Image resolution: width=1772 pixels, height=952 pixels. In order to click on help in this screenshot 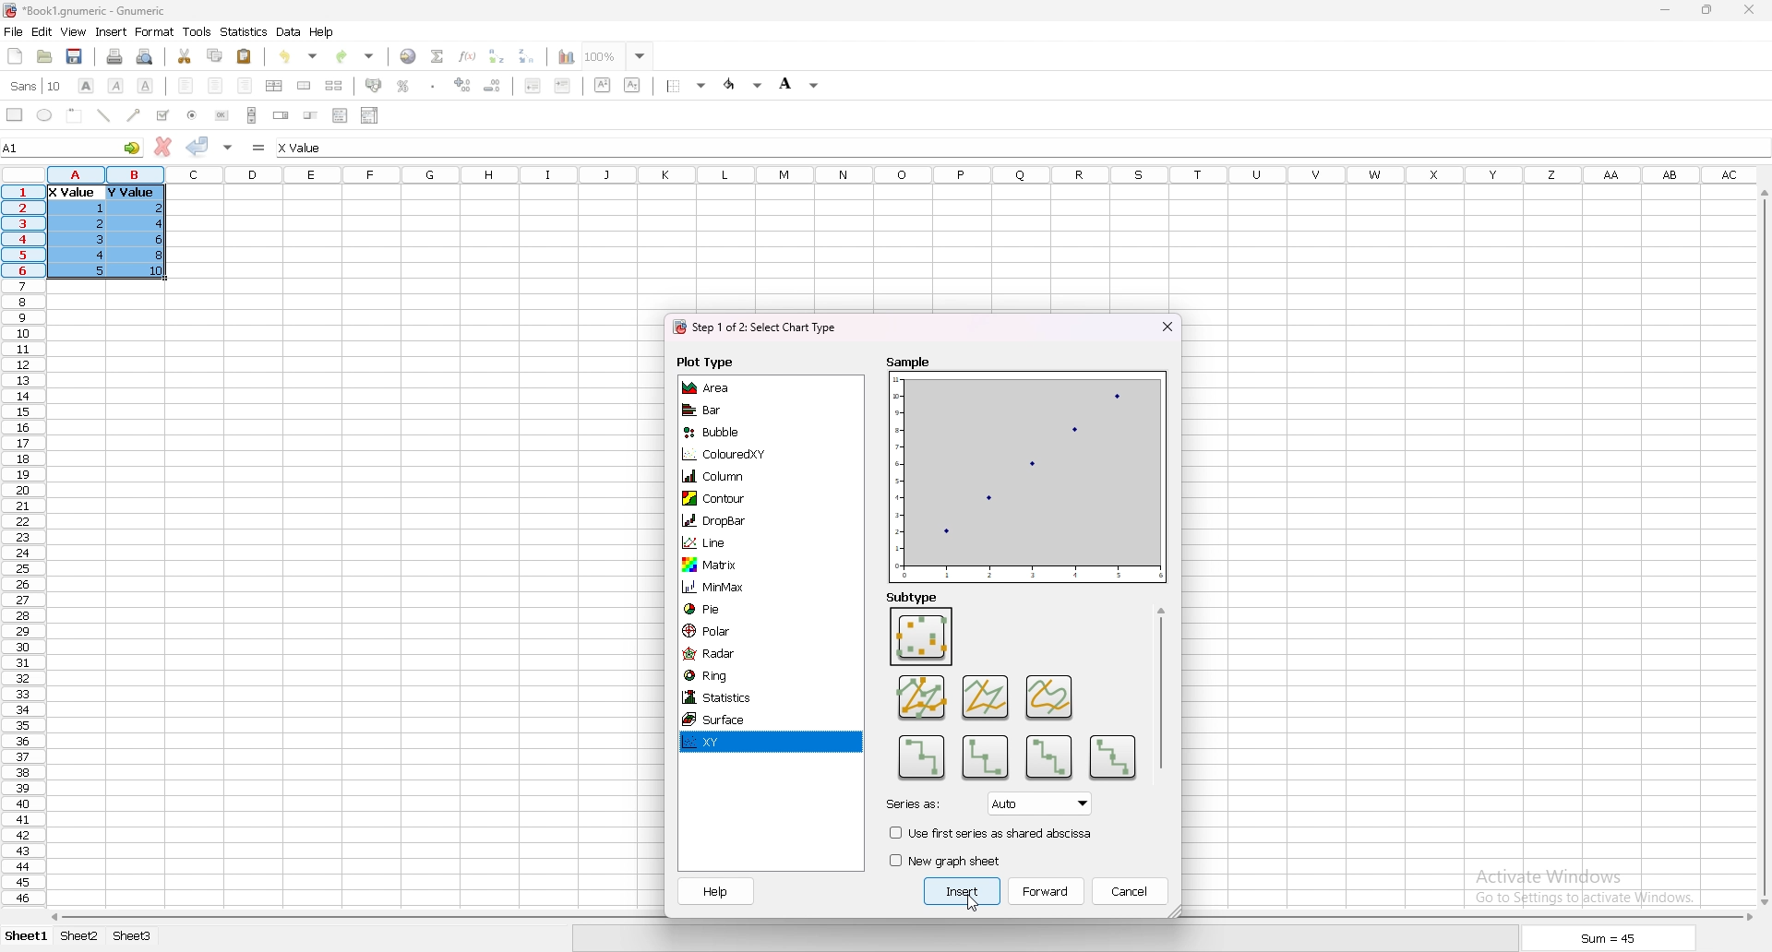, I will do `click(322, 31)`.